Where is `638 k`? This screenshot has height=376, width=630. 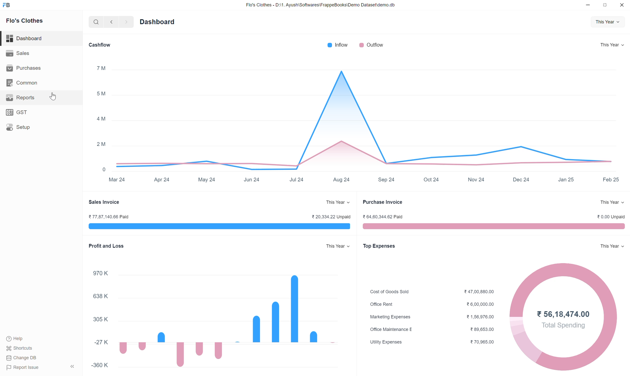 638 k is located at coordinates (101, 296).